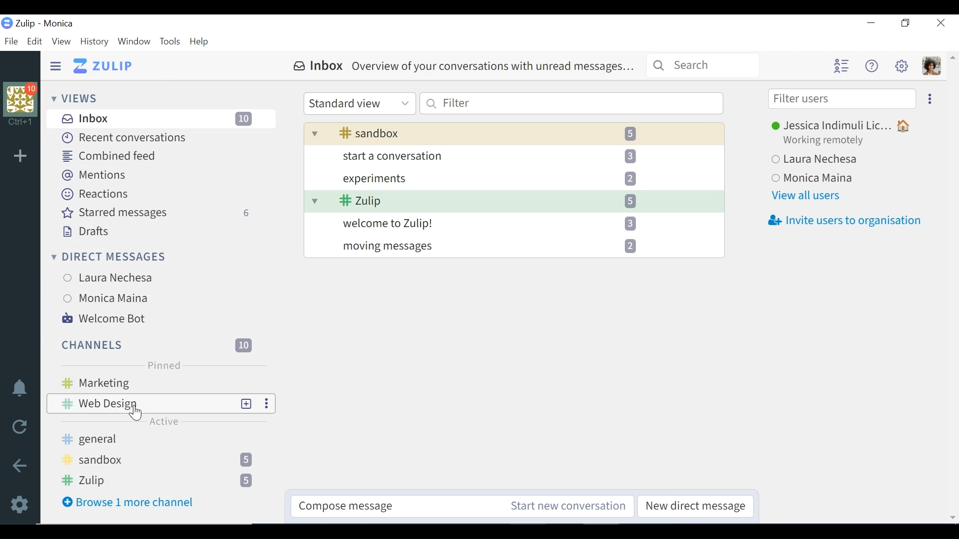  Describe the element at coordinates (940, 23) in the screenshot. I see `Close` at that location.